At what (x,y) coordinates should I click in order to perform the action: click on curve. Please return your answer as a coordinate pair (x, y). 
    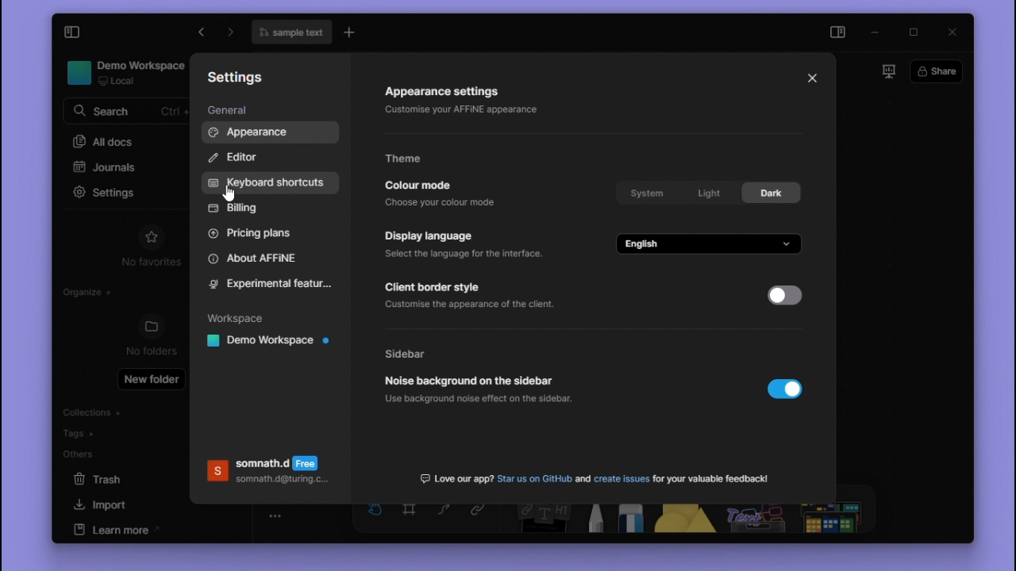
    Looking at the image, I should click on (447, 518).